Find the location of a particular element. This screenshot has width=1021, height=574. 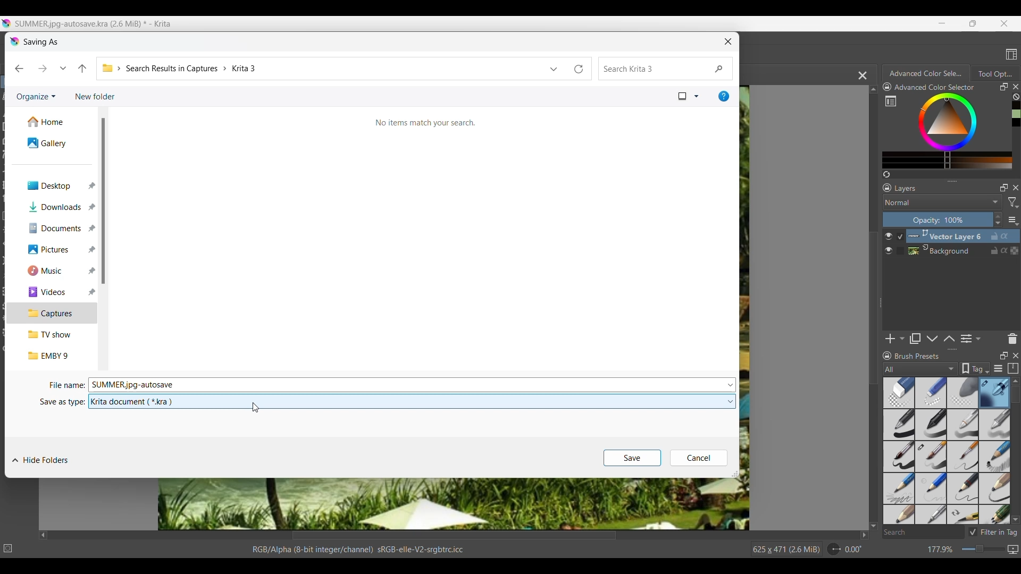

Name of current window is located at coordinates (41, 41).